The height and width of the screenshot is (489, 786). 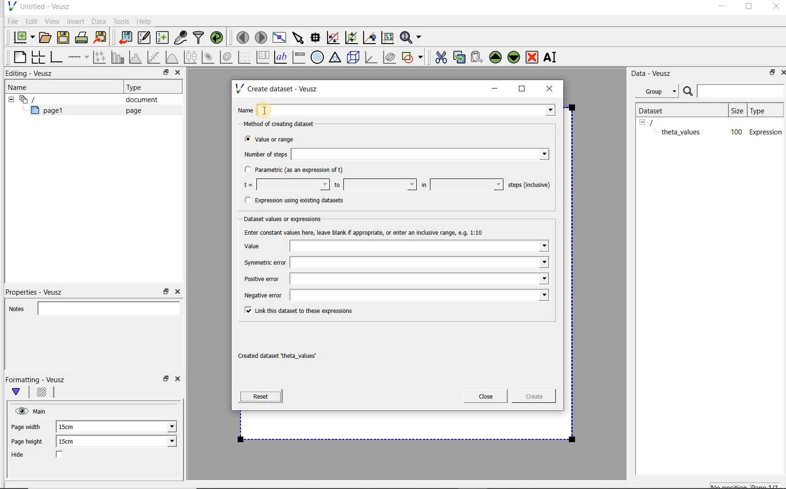 I want to click on Close, so click(x=177, y=74).